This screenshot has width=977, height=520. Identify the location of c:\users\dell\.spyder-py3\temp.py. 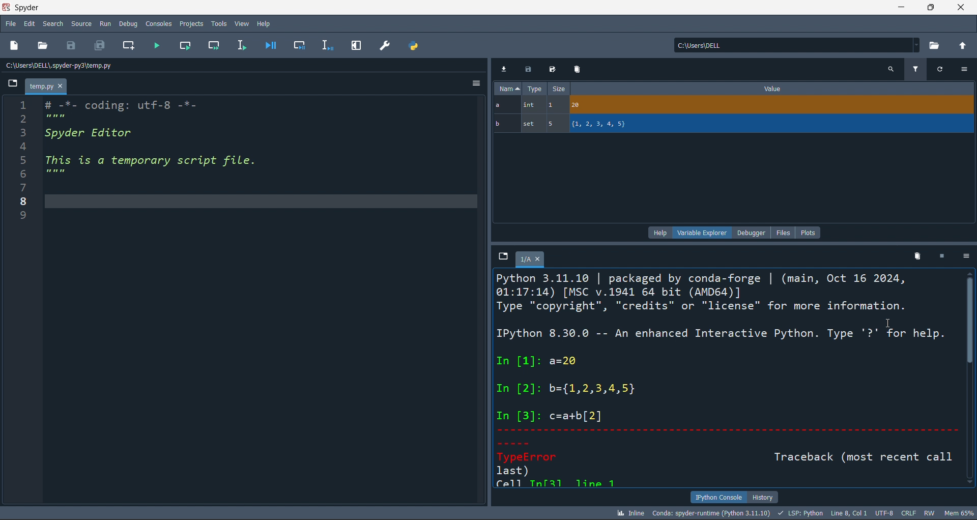
(87, 66).